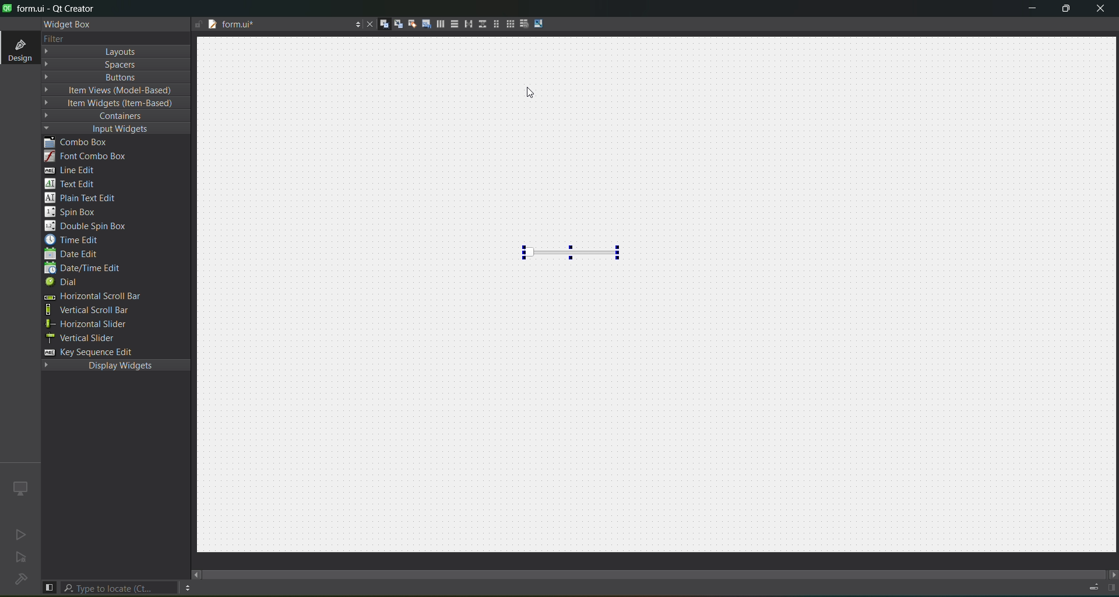 The width and height of the screenshot is (1119, 597). What do you see at coordinates (77, 241) in the screenshot?
I see `time edit` at bounding box center [77, 241].